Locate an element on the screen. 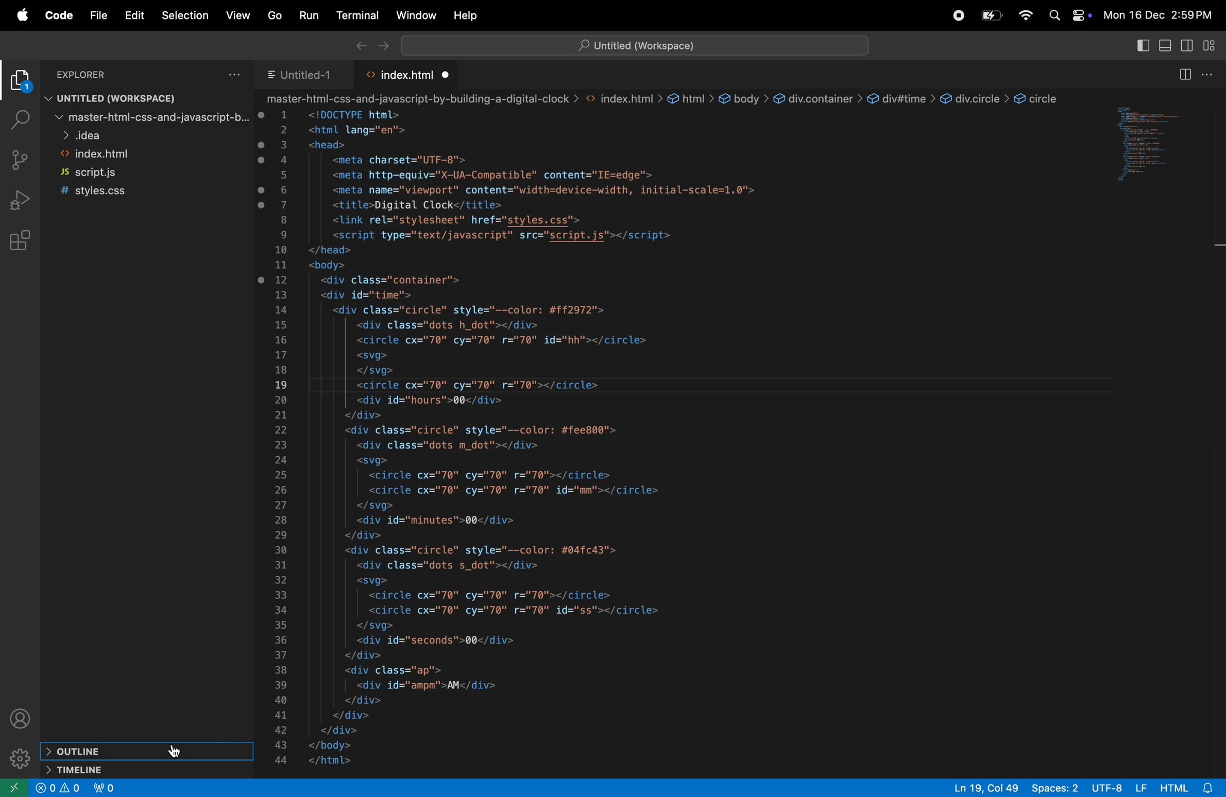 This screenshot has height=797, width=1226. toggle panel is located at coordinates (1166, 46).